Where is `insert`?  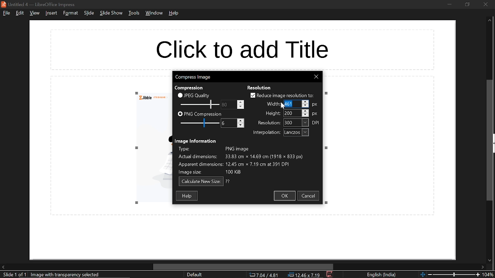
insert is located at coordinates (52, 13).